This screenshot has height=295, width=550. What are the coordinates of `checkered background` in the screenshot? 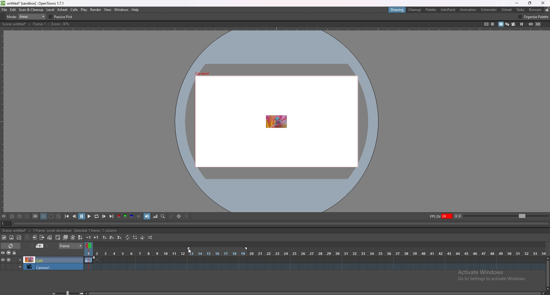 It's located at (59, 216).